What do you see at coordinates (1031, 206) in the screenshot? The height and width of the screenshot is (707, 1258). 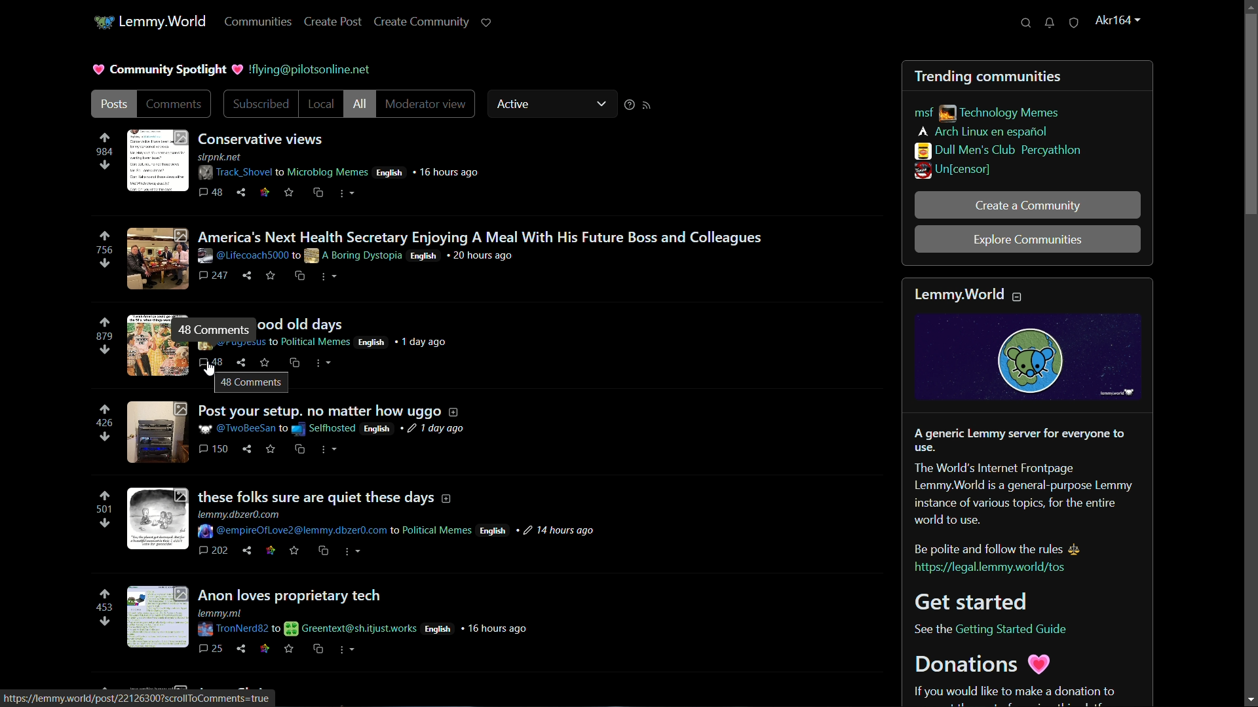 I see `create a community` at bounding box center [1031, 206].